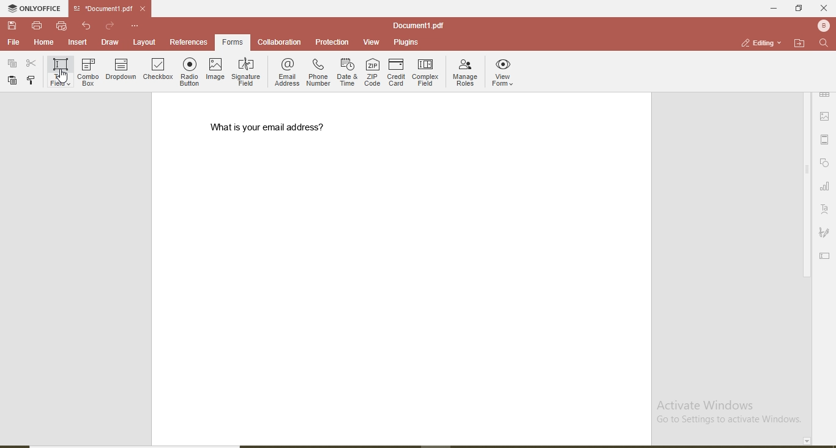 The height and width of the screenshot is (448, 836). Describe the element at coordinates (136, 25) in the screenshot. I see `customise quick access toolbar` at that location.